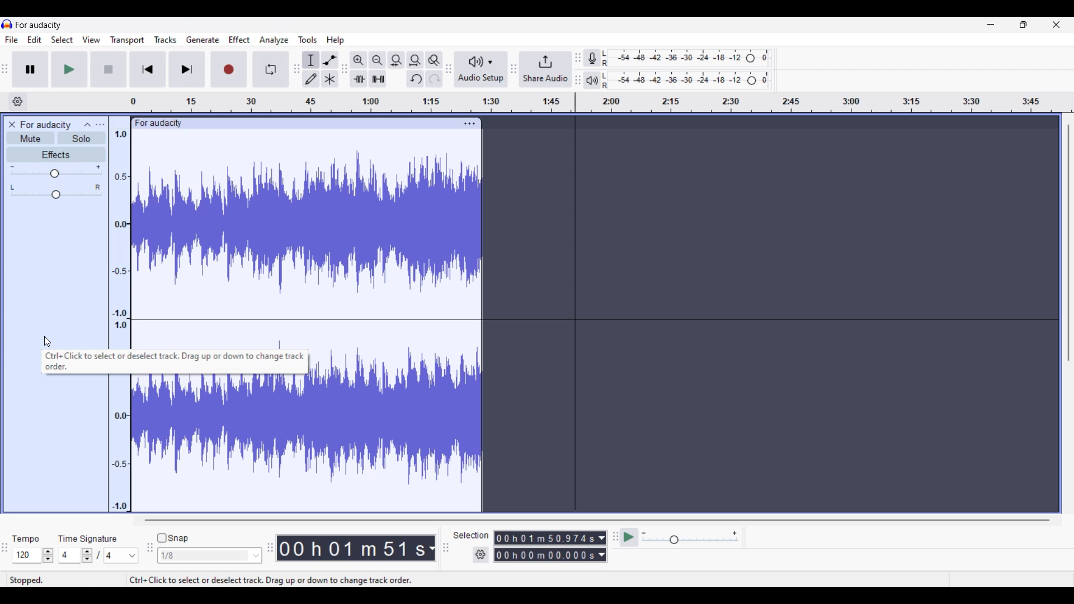 This screenshot has width=1074, height=604. Describe the element at coordinates (1057, 25) in the screenshot. I see `Close interface` at that location.